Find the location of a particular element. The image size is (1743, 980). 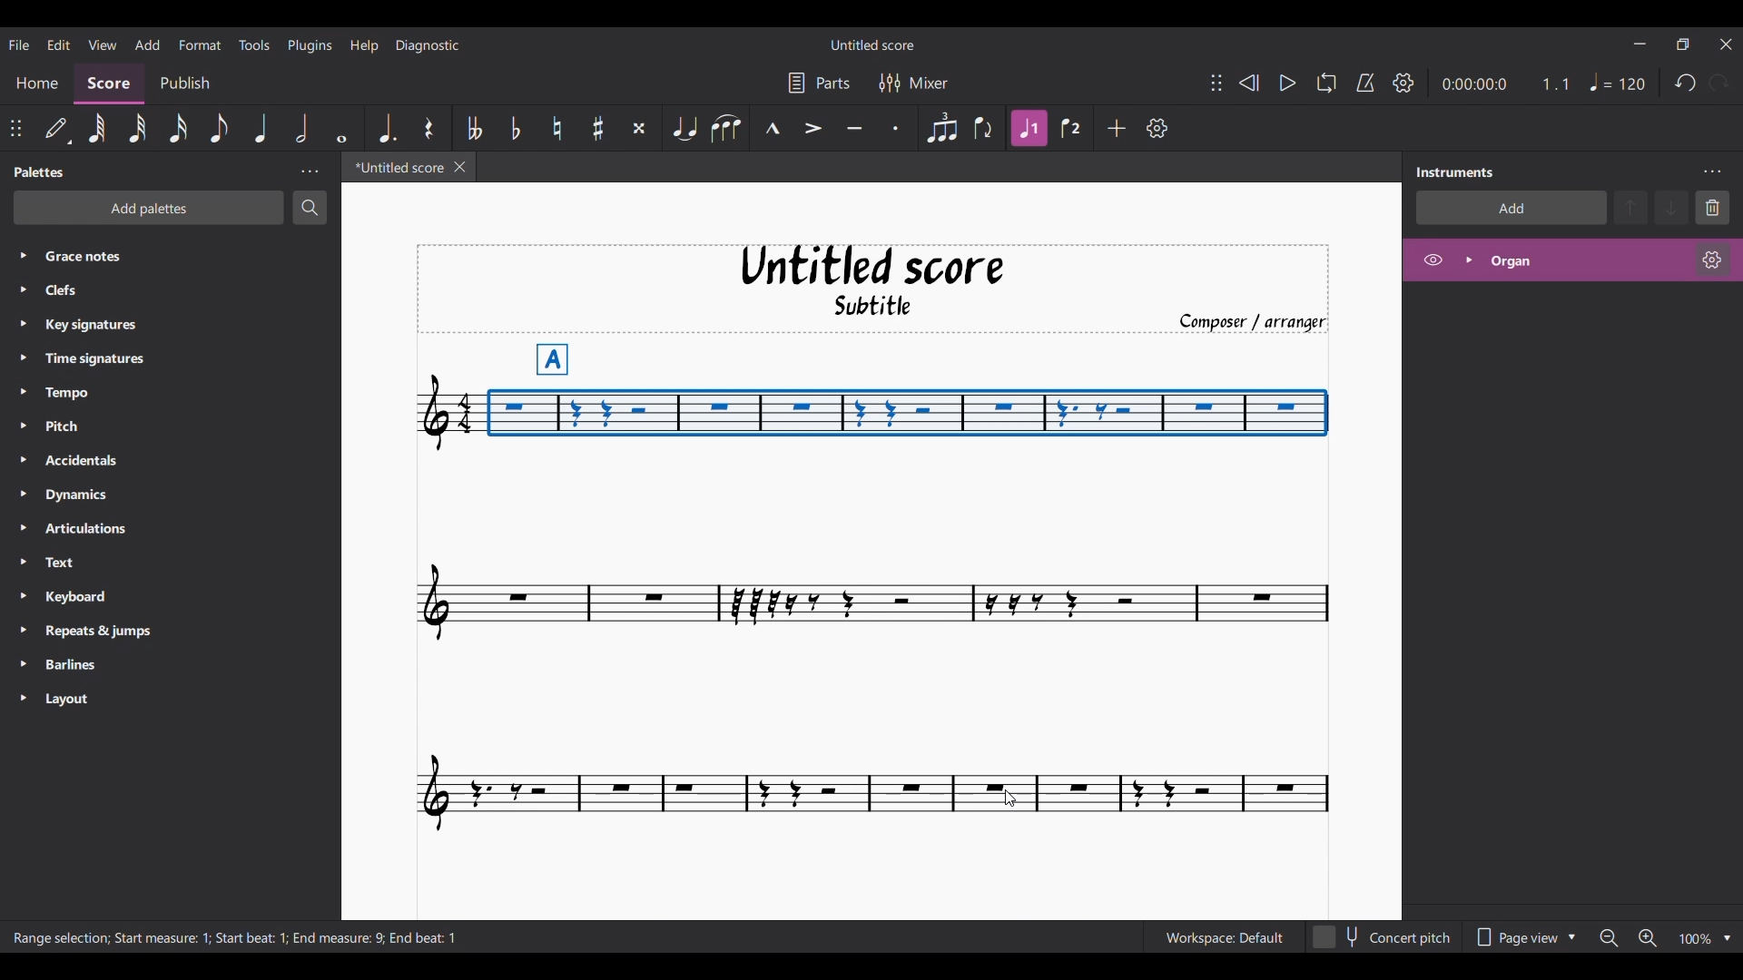

Search is located at coordinates (310, 207).